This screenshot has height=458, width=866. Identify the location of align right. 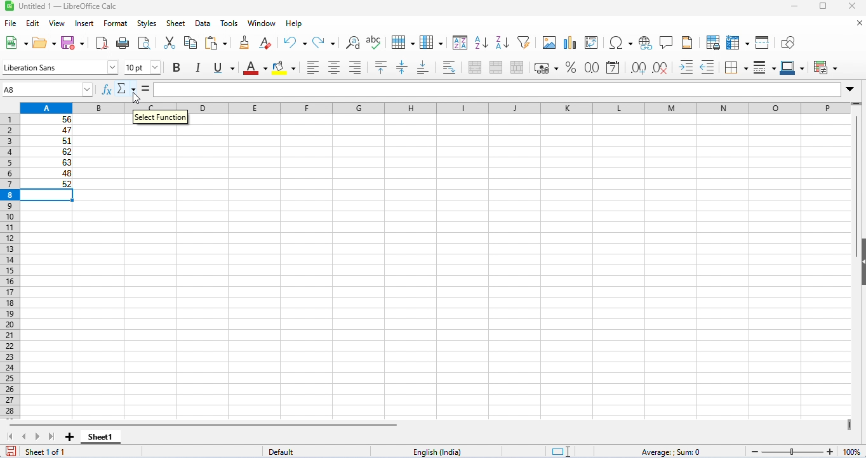
(355, 67).